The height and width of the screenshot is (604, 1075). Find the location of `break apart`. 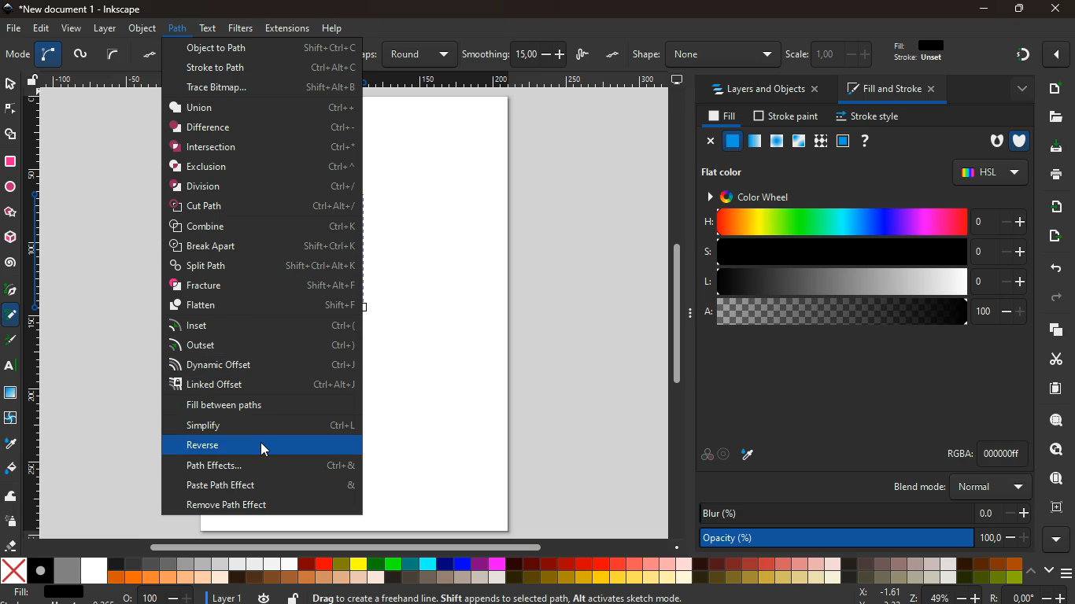

break apart is located at coordinates (263, 246).